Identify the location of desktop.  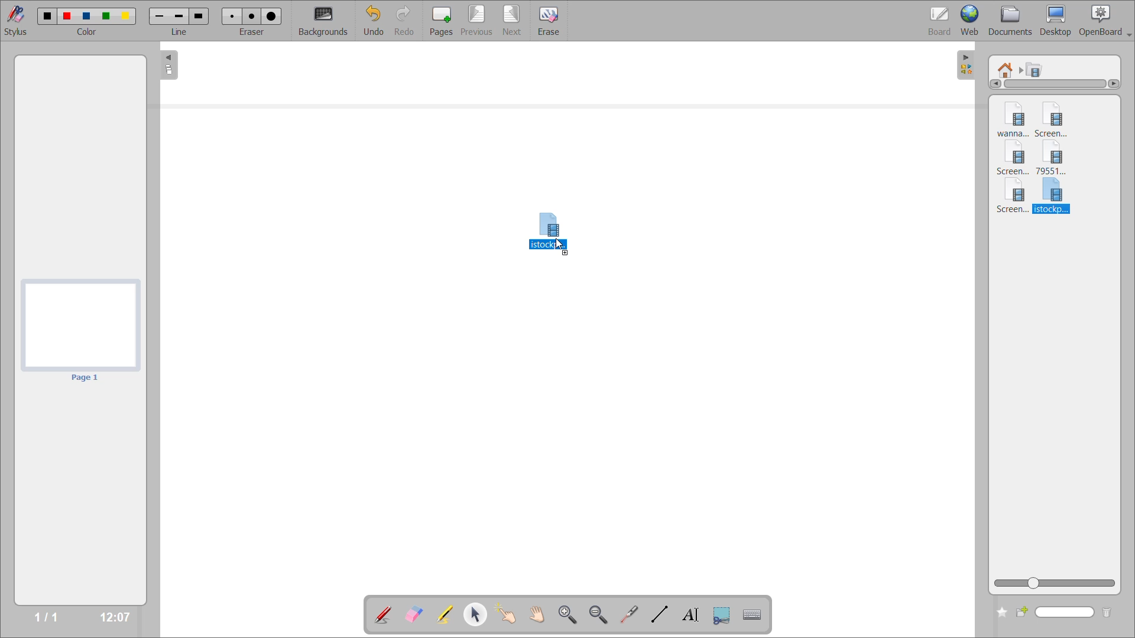
(1058, 21).